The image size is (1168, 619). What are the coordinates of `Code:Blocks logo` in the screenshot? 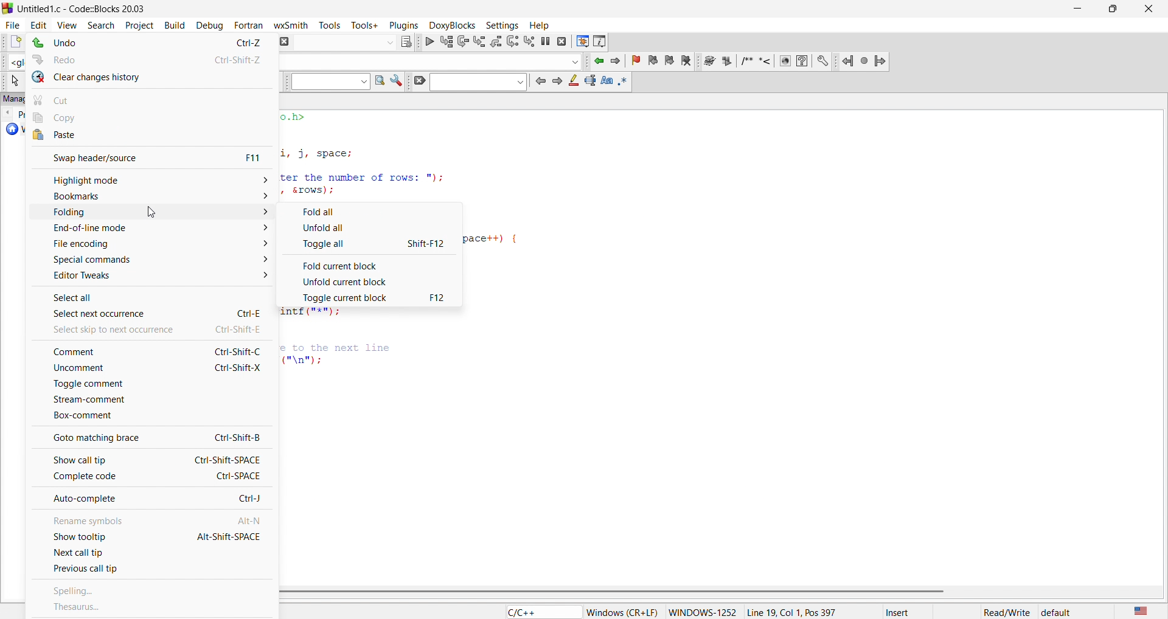 It's located at (7, 7).